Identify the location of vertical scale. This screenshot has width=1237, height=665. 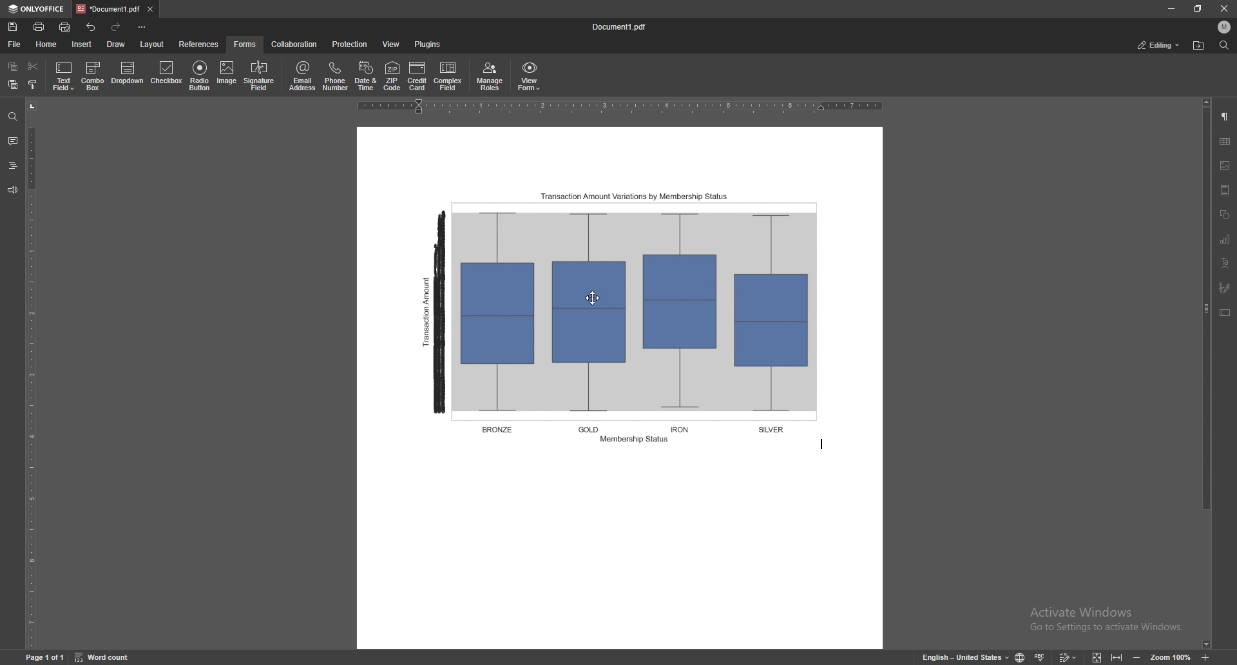
(37, 374).